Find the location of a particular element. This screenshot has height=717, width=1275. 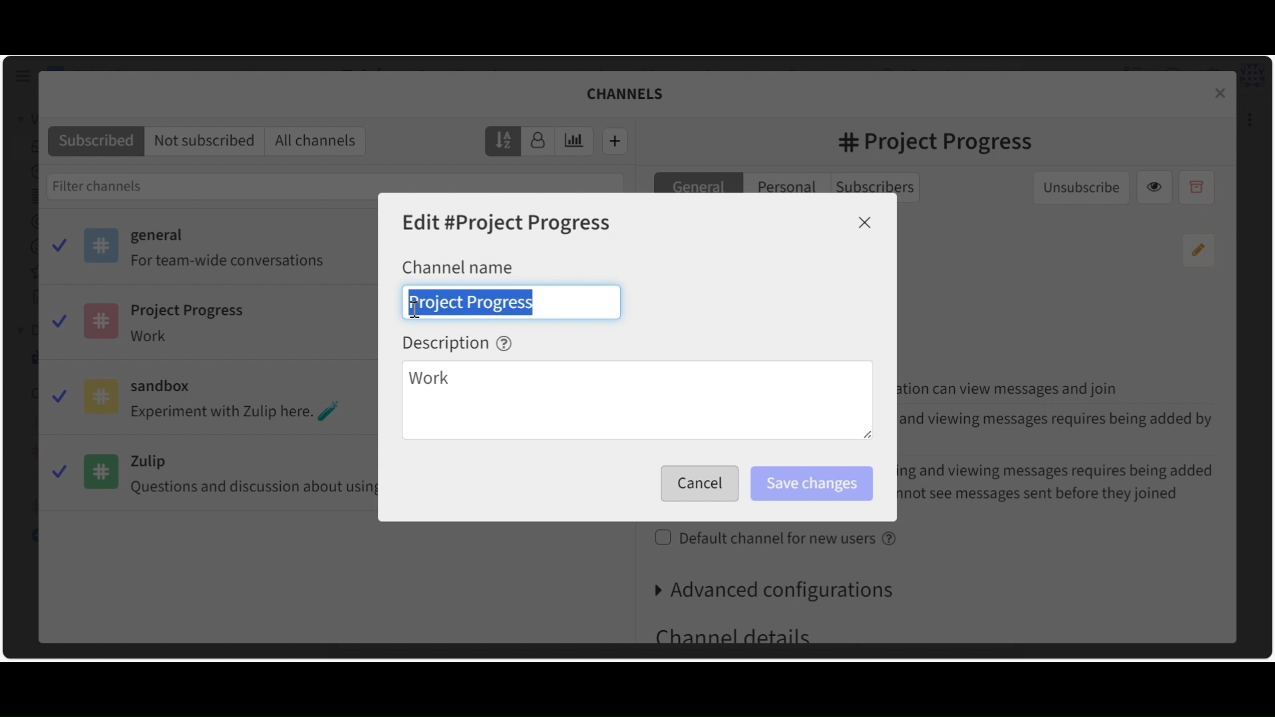

Close is located at coordinates (865, 222).